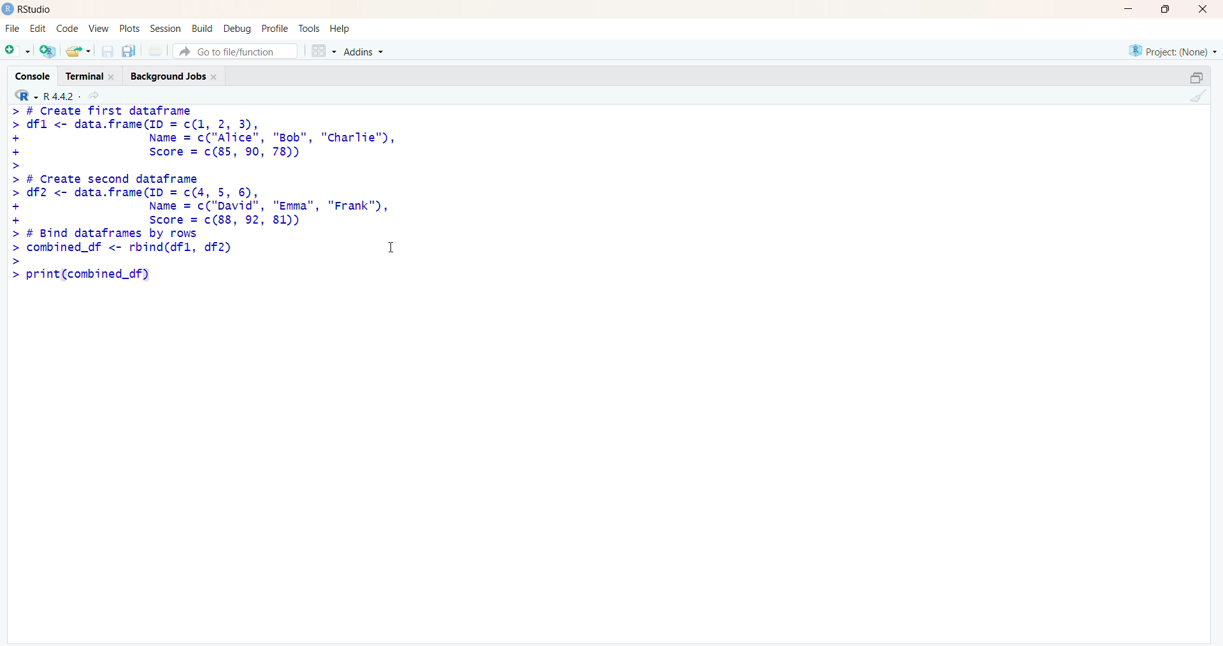 The width and height of the screenshot is (1223, 646). What do you see at coordinates (36, 9) in the screenshot?
I see `Rstudio` at bounding box center [36, 9].